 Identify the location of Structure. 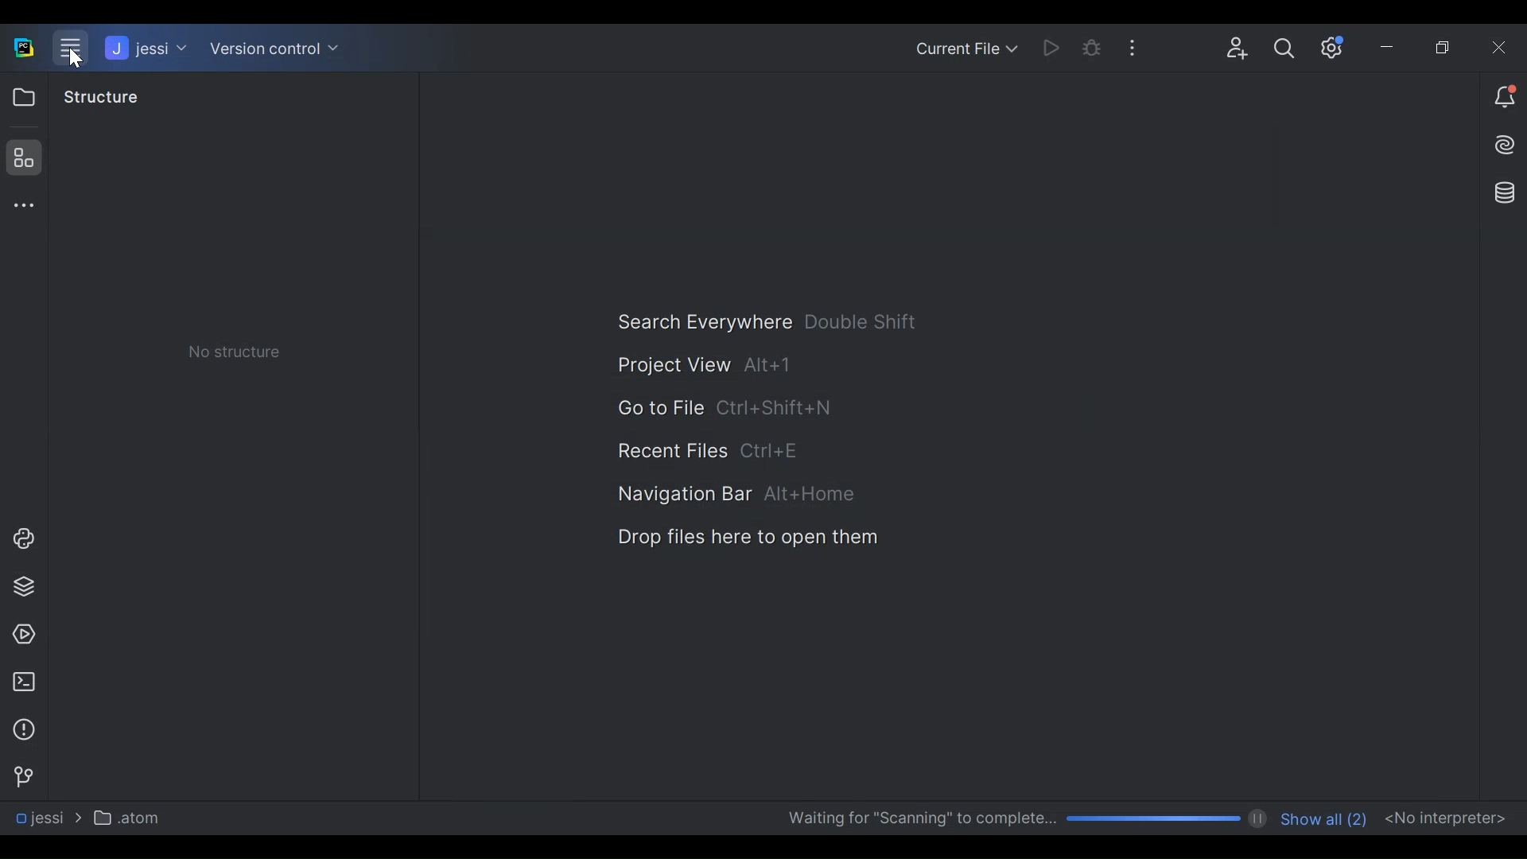
(21, 157).